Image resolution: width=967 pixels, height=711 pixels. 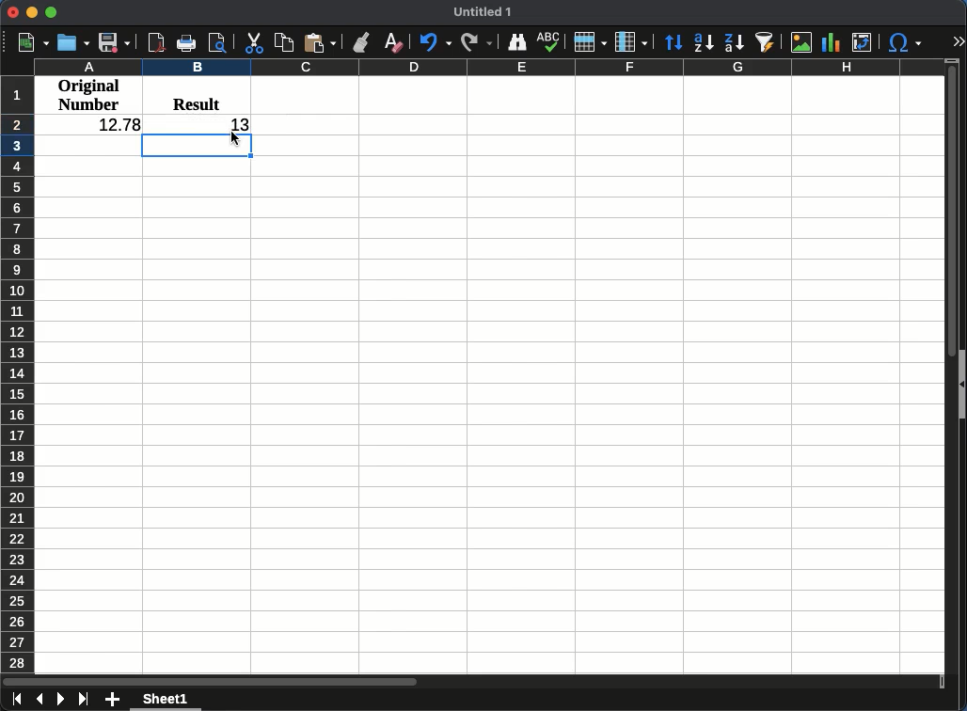 What do you see at coordinates (197, 101) in the screenshot?
I see `result` at bounding box center [197, 101].